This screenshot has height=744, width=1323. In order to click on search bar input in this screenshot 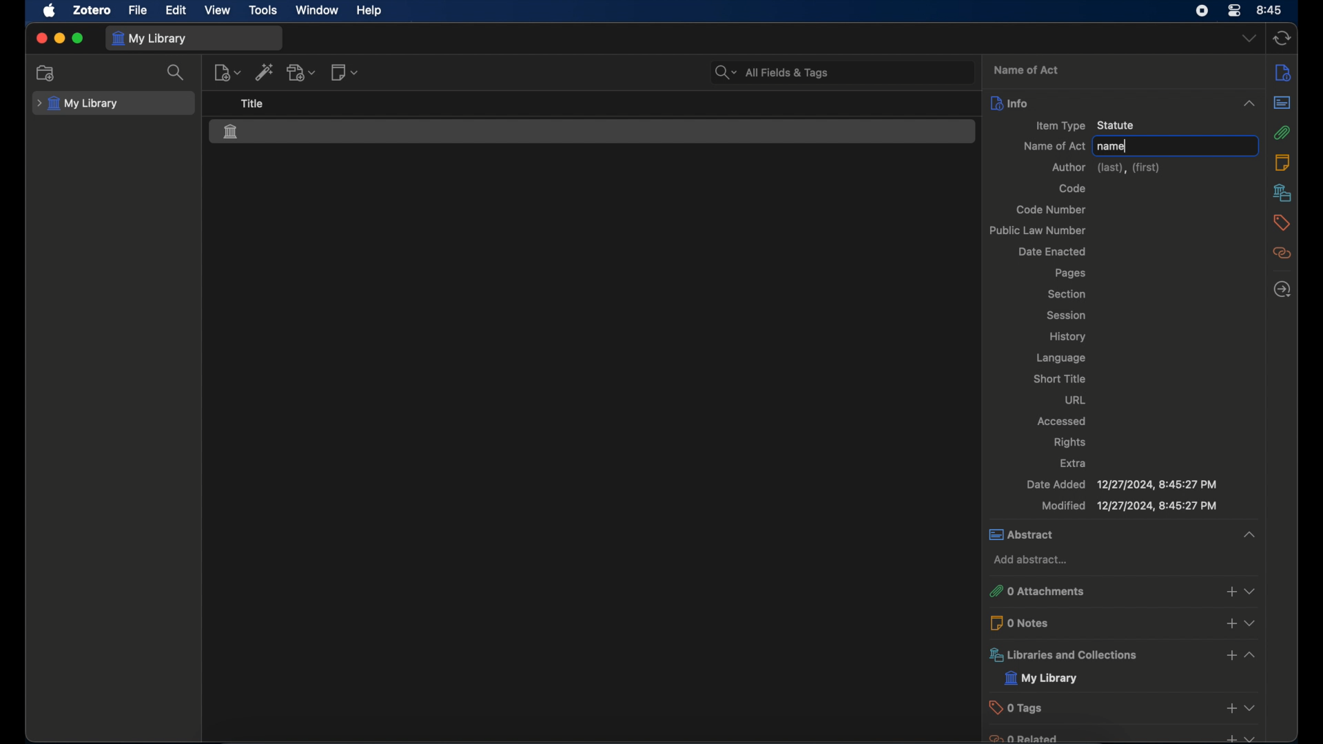, I will do `click(859, 72)`.